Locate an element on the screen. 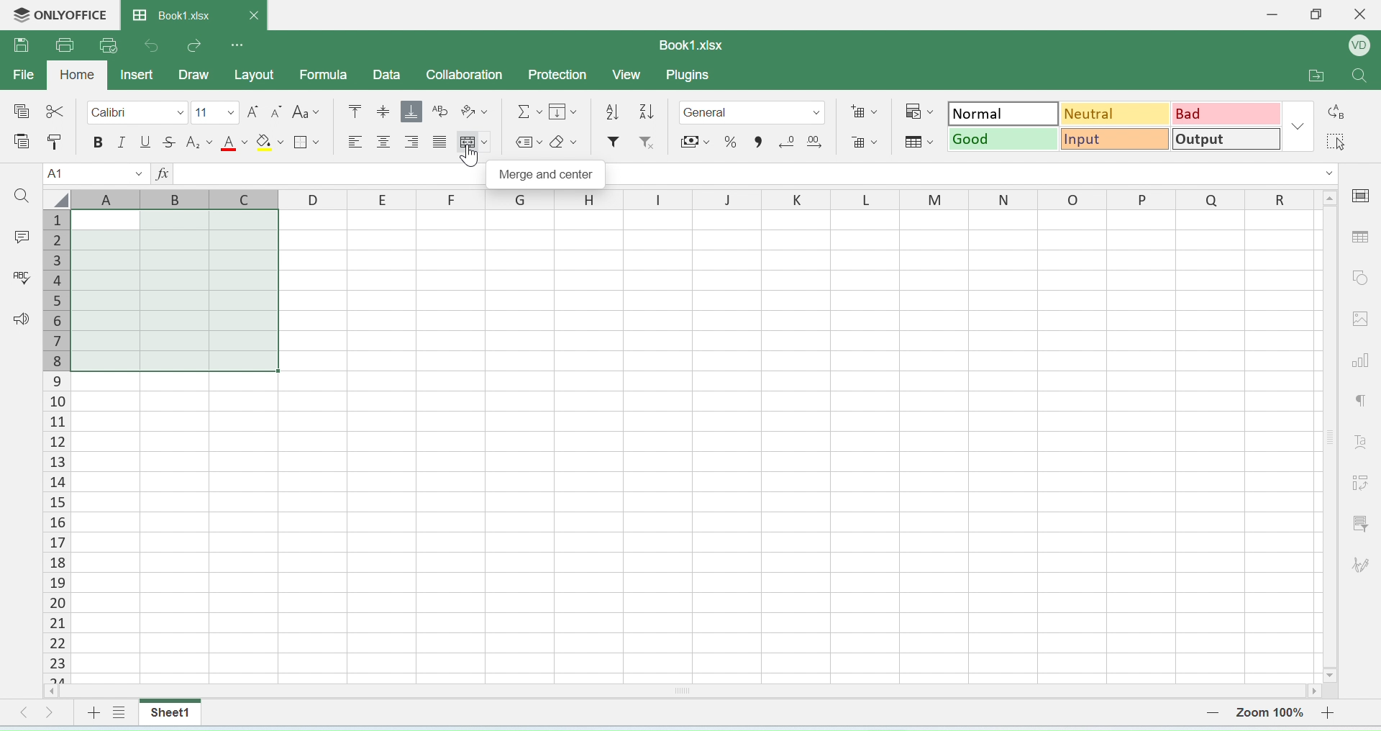 The width and height of the screenshot is (1381, 731). font size is located at coordinates (217, 112).